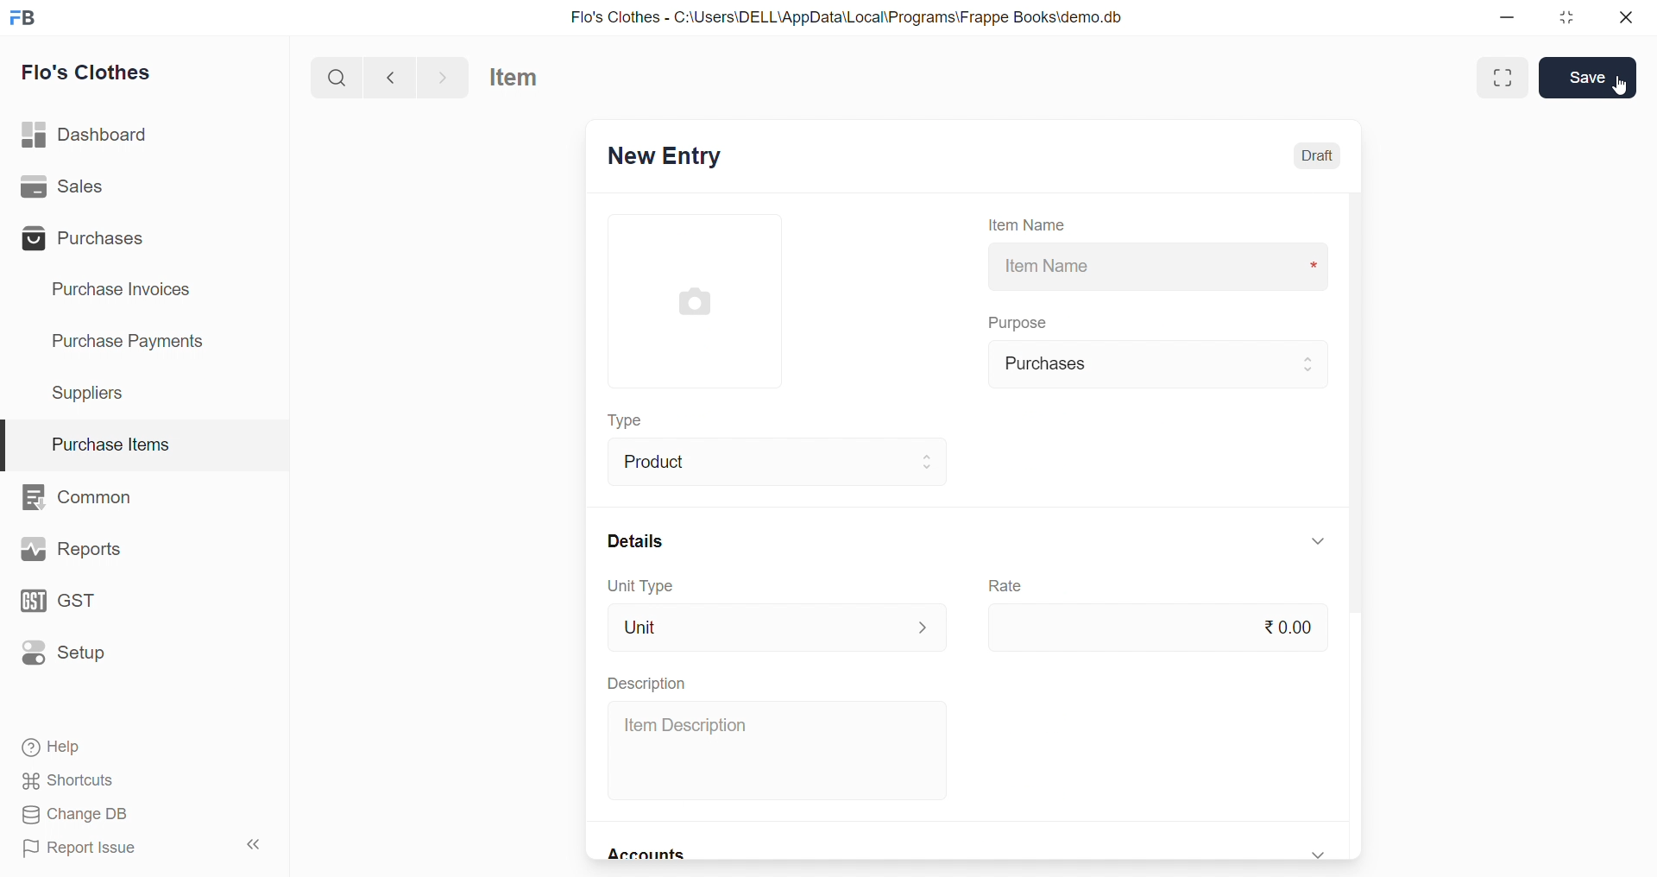 The height and width of the screenshot is (877, 1657). Describe the element at coordinates (22, 18) in the screenshot. I see `logo` at that location.